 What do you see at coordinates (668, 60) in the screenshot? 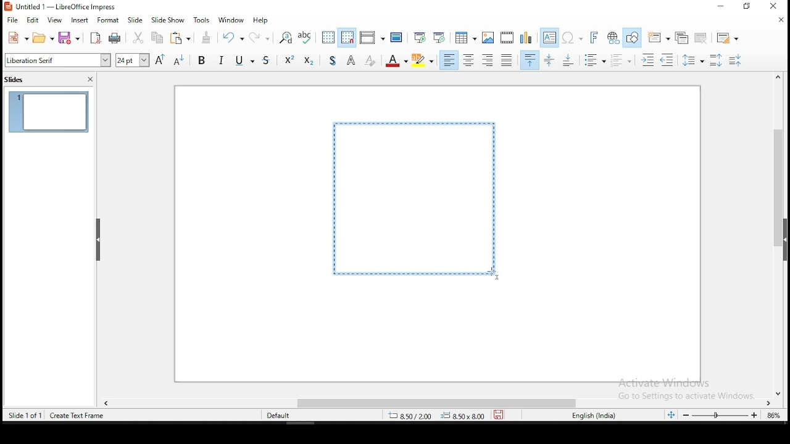
I see `decrease indent` at bounding box center [668, 60].